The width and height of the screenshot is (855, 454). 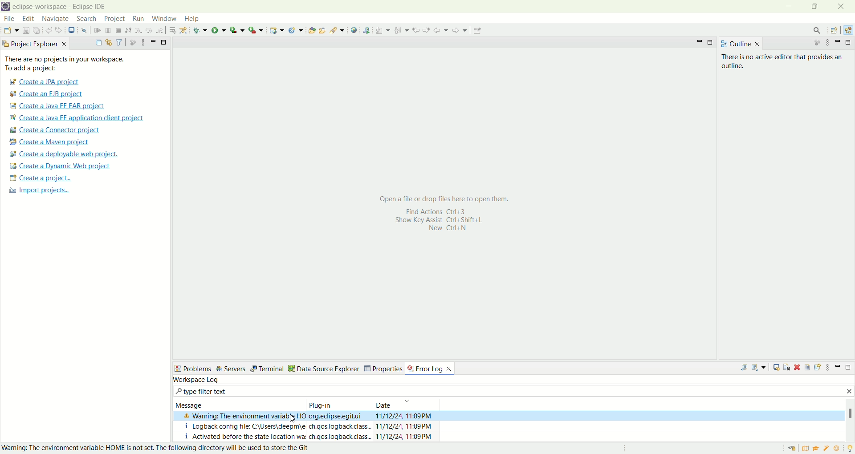 I want to click on forward, so click(x=460, y=29).